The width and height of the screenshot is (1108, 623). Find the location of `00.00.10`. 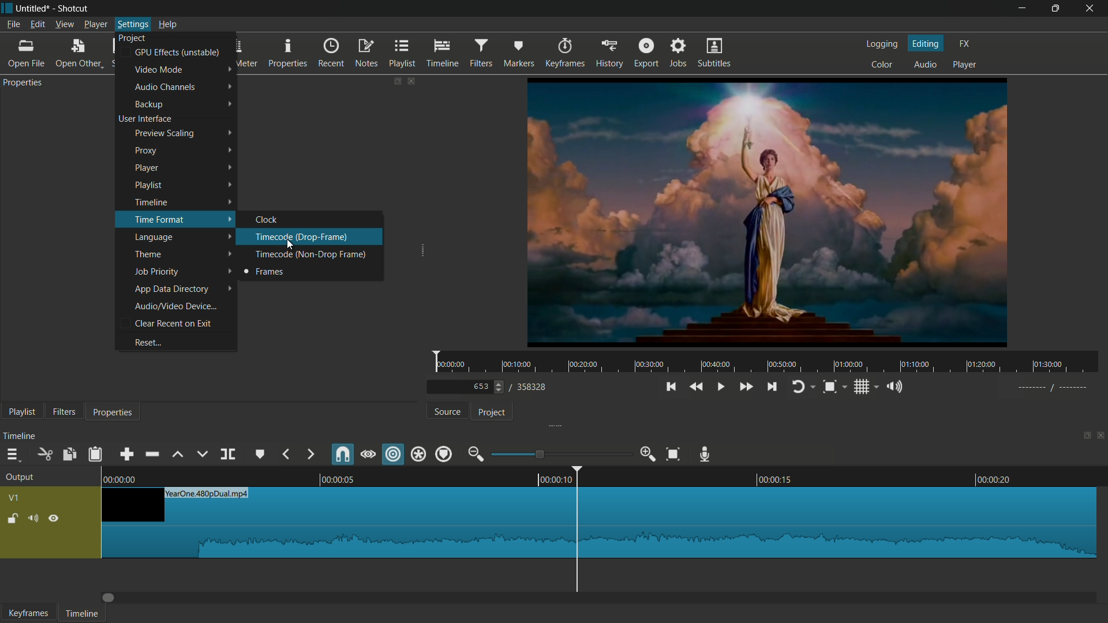

00.00.10 is located at coordinates (564, 472).